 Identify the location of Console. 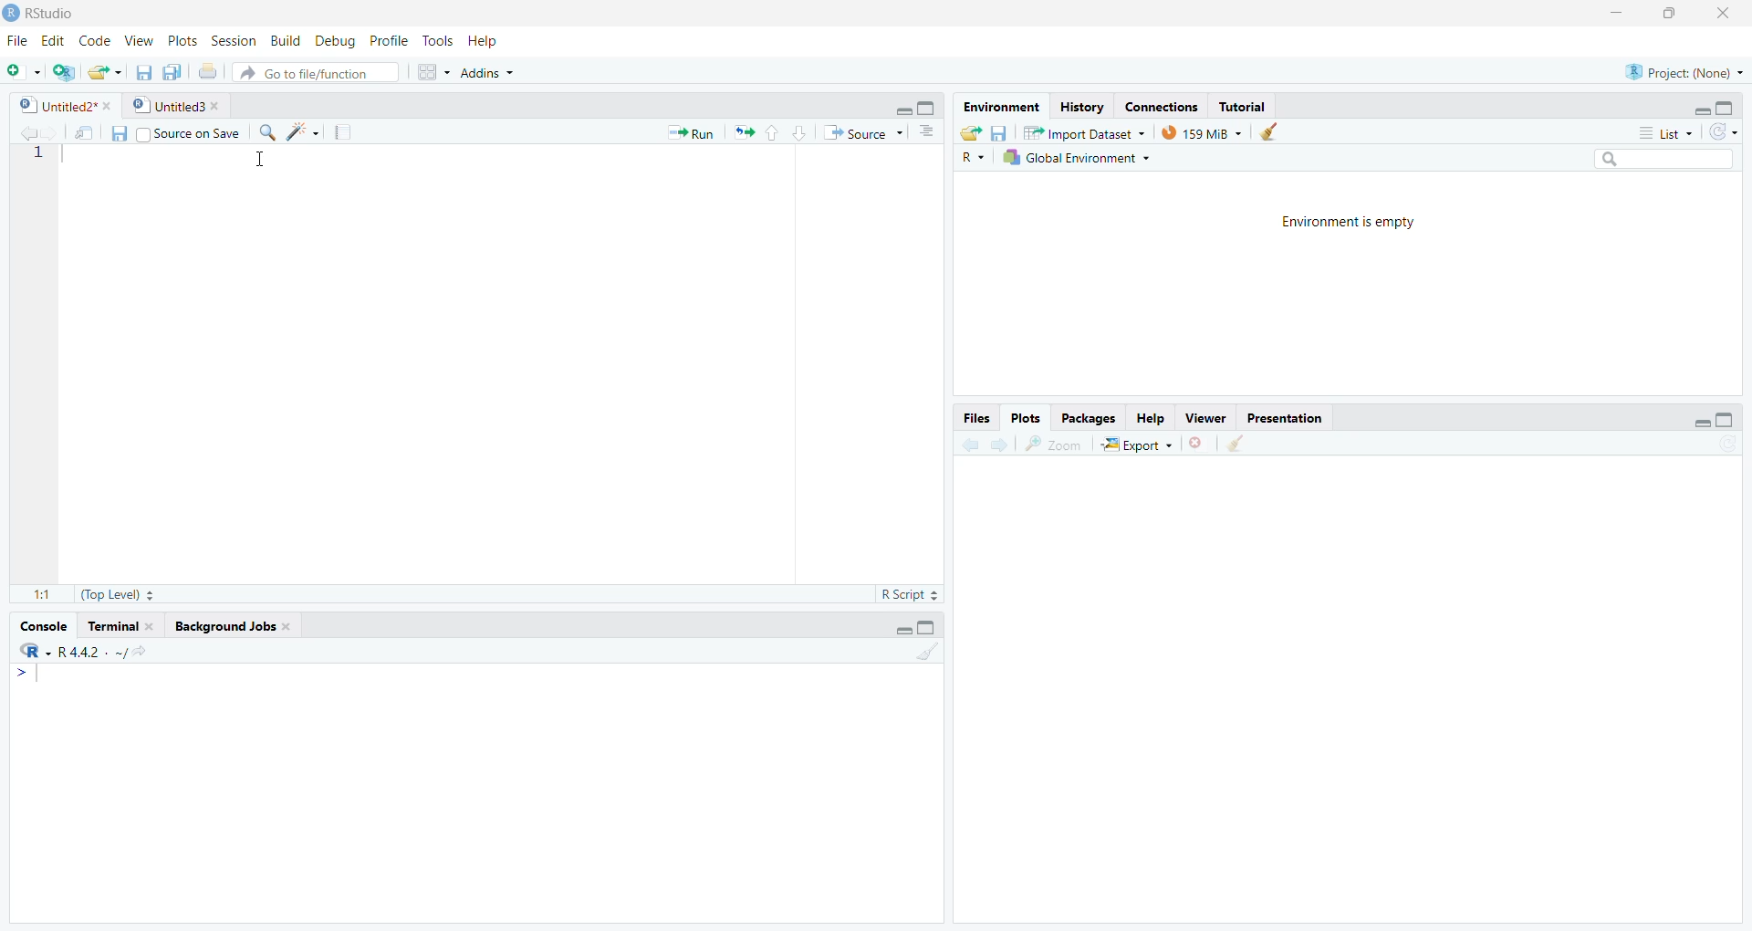
(43, 625).